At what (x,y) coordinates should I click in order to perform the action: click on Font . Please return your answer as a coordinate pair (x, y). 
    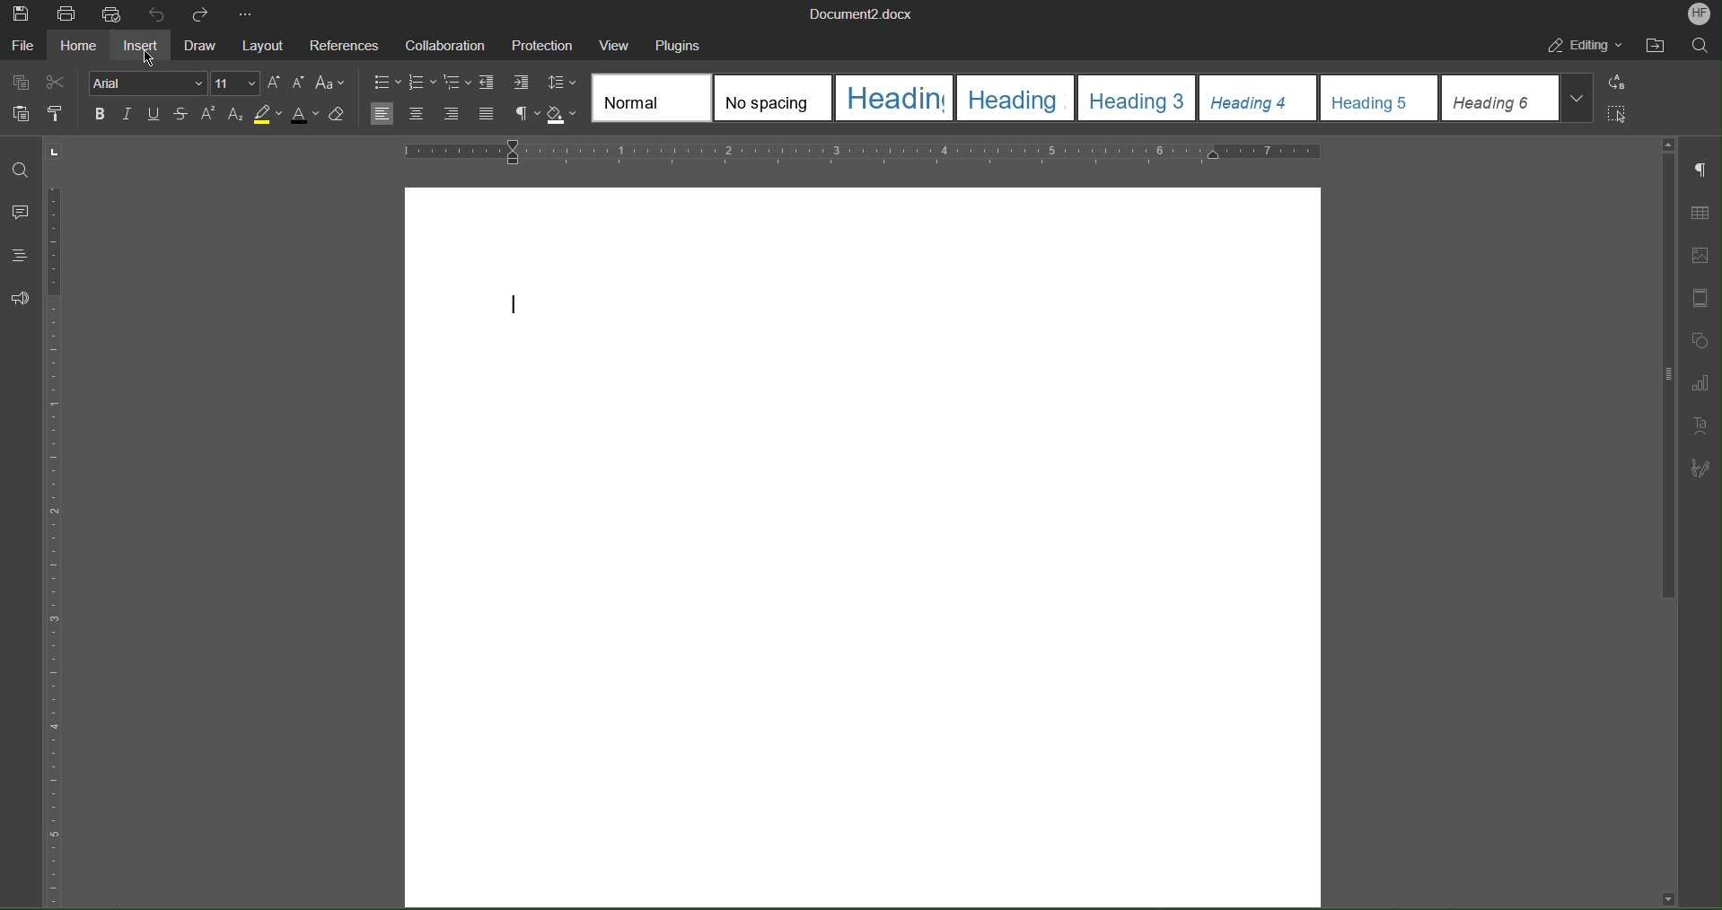
    Looking at the image, I should click on (149, 83).